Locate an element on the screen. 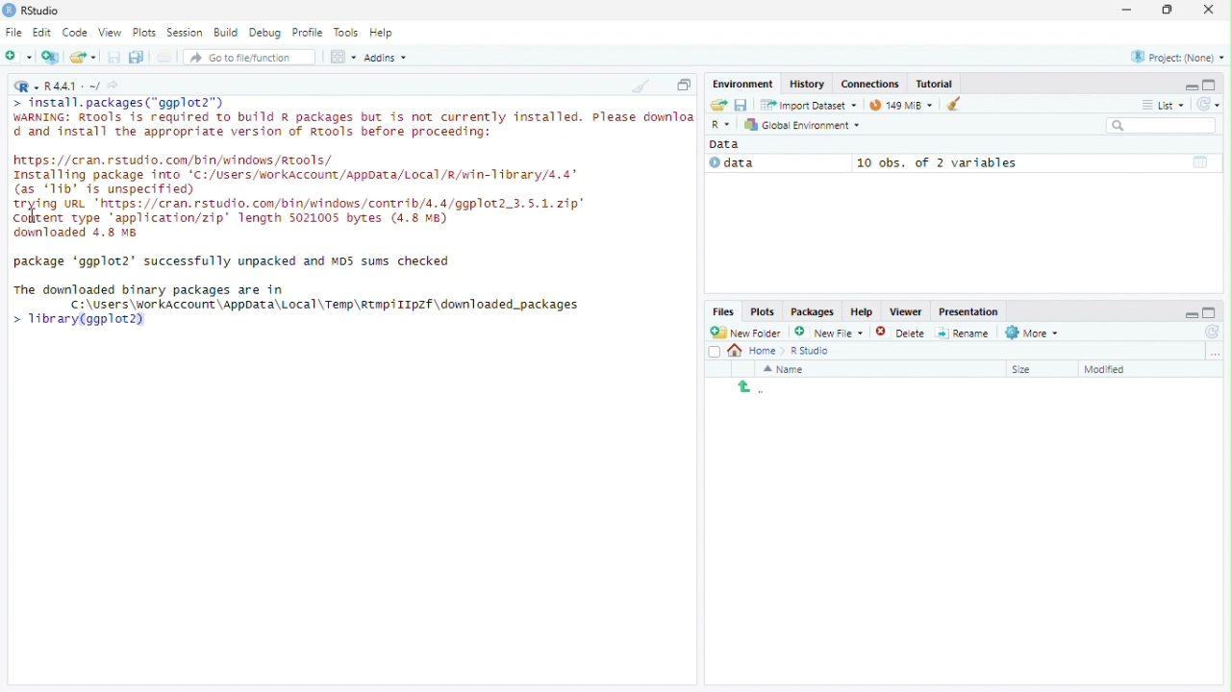  R language version - R 4.4.1 is located at coordinates (72, 85).